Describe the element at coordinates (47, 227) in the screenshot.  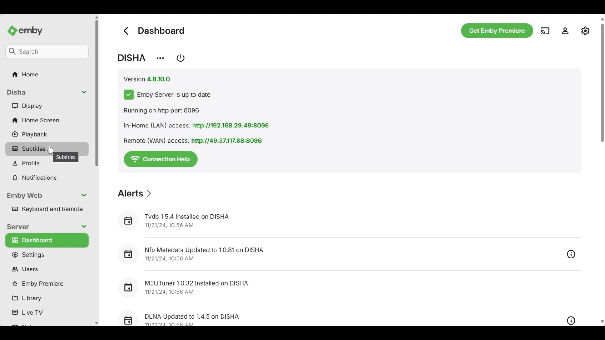
I see `Collapse Server` at that location.